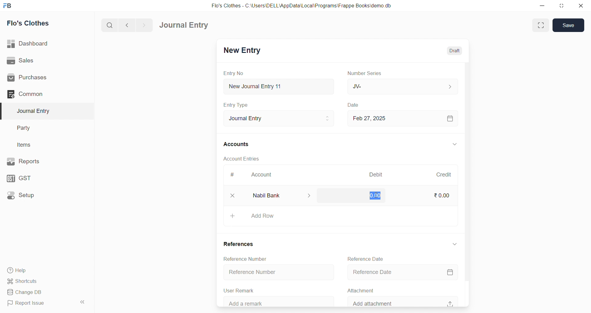  Describe the element at coordinates (454, 144) in the screenshot. I see `EXPAND/COLLAPSE` at that location.